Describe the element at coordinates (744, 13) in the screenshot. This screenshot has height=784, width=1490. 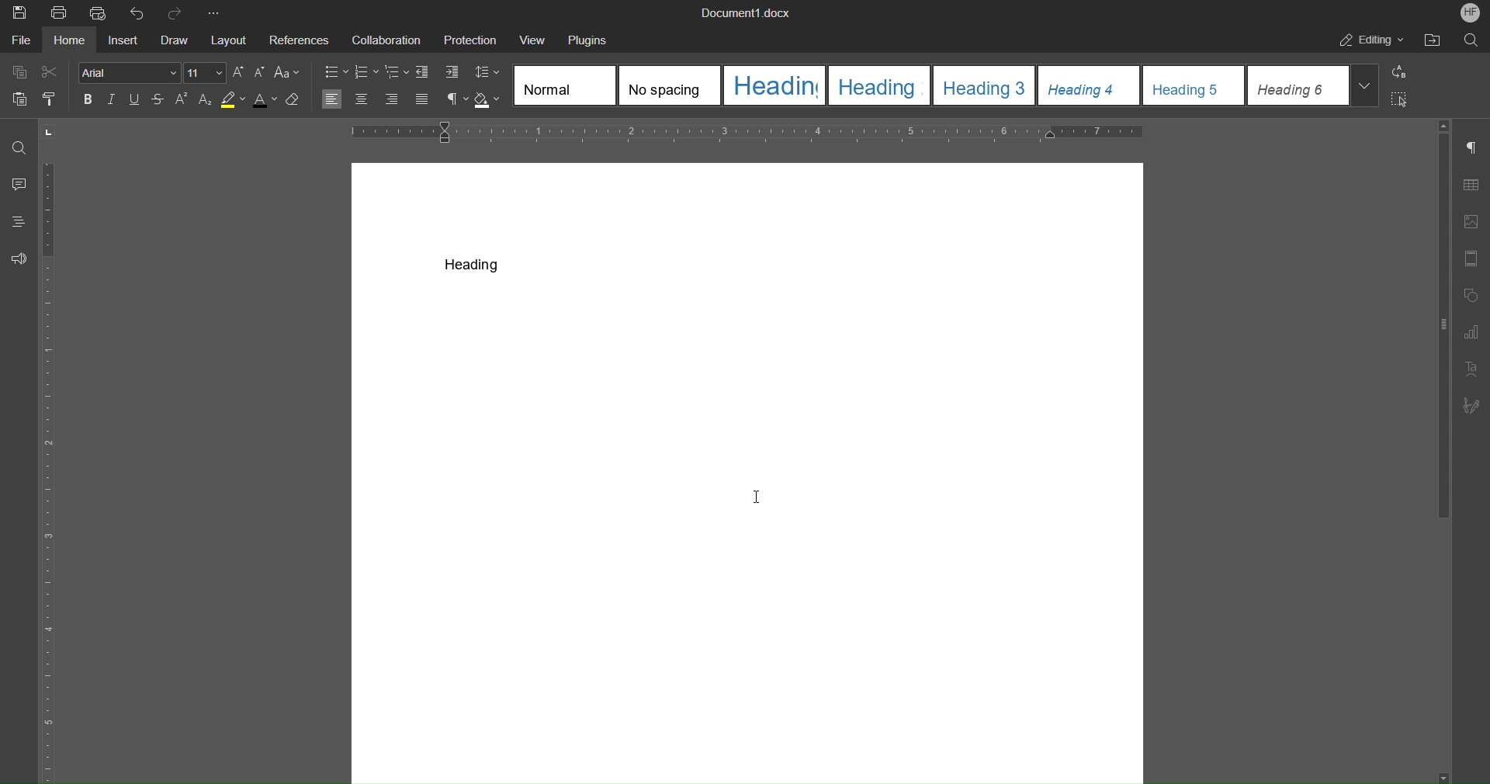
I see `Document.docx` at that location.